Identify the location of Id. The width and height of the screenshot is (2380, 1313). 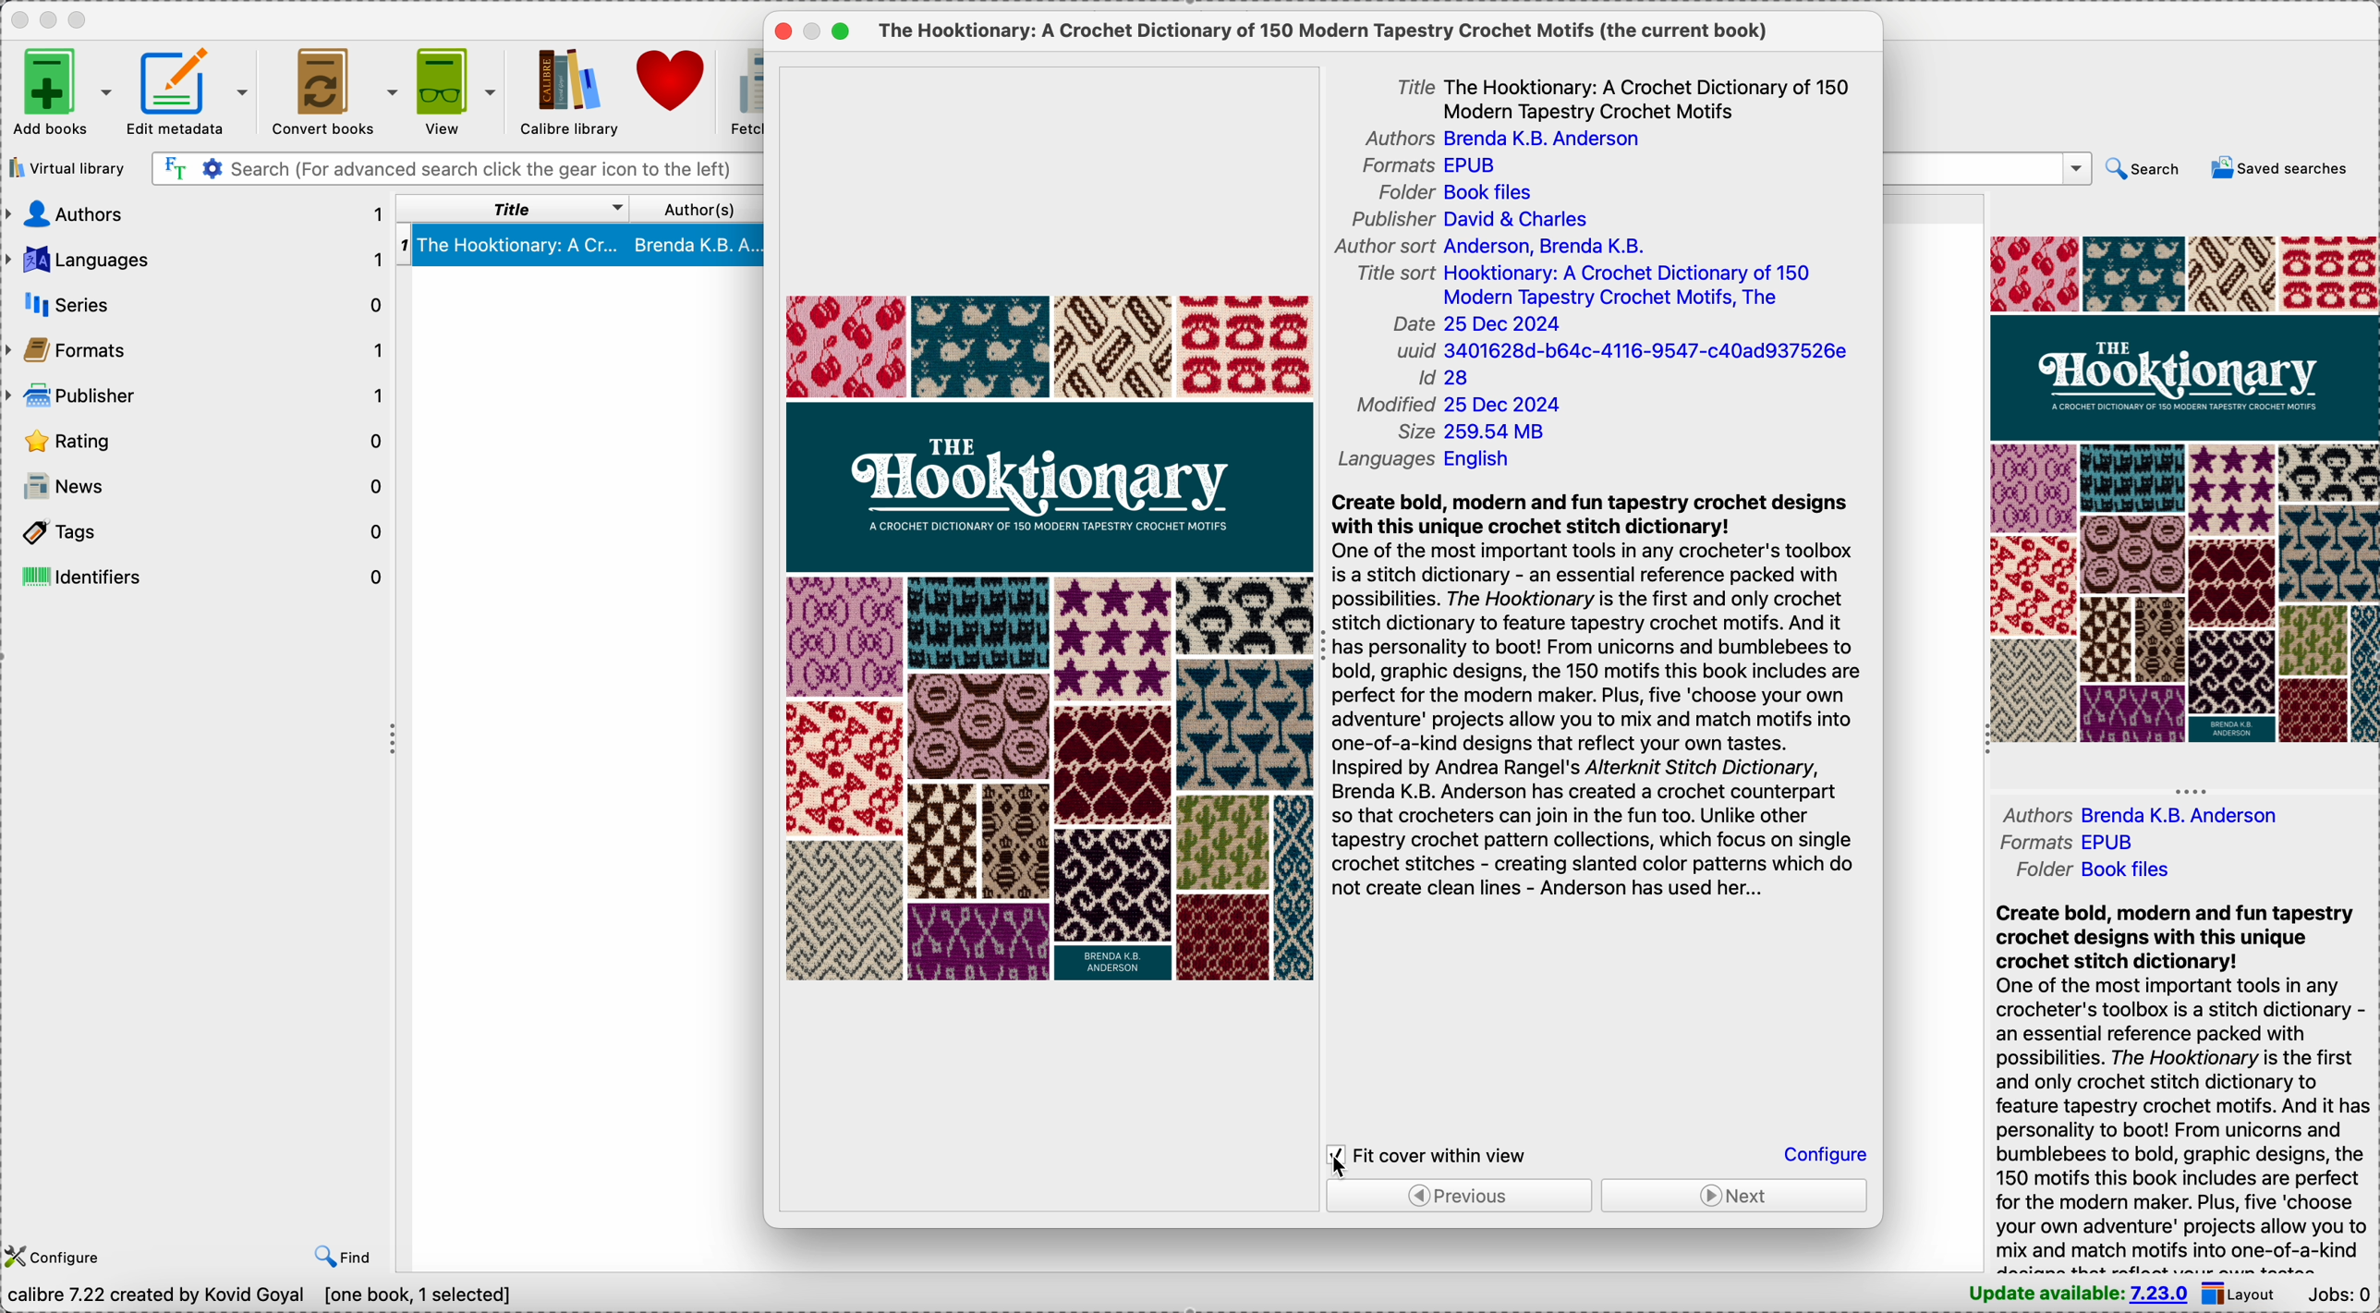
(1448, 373).